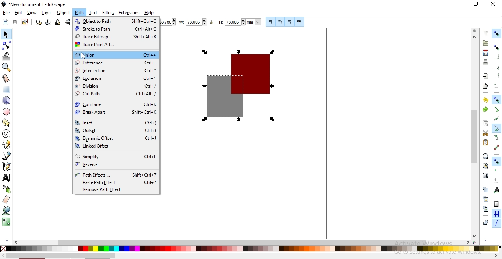  Describe the element at coordinates (485, 157) in the screenshot. I see `zoom to fit selection` at that location.